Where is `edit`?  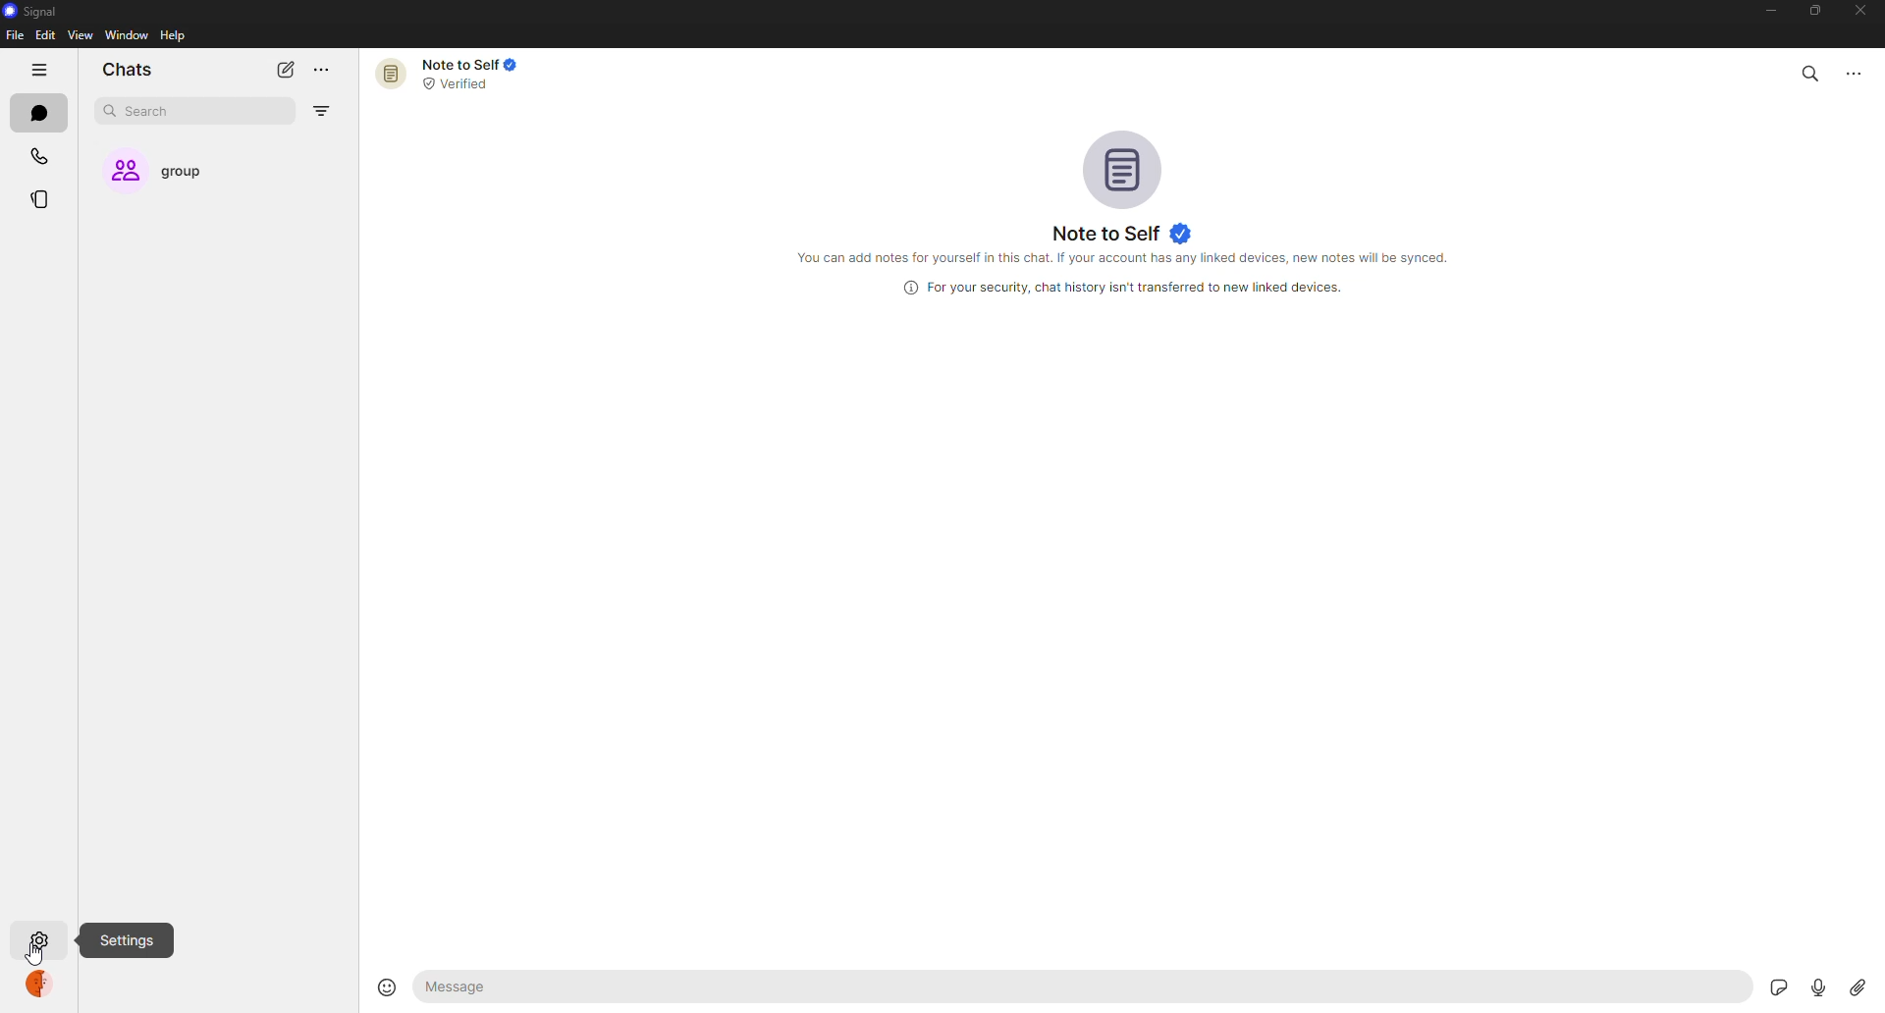 edit is located at coordinates (45, 34).